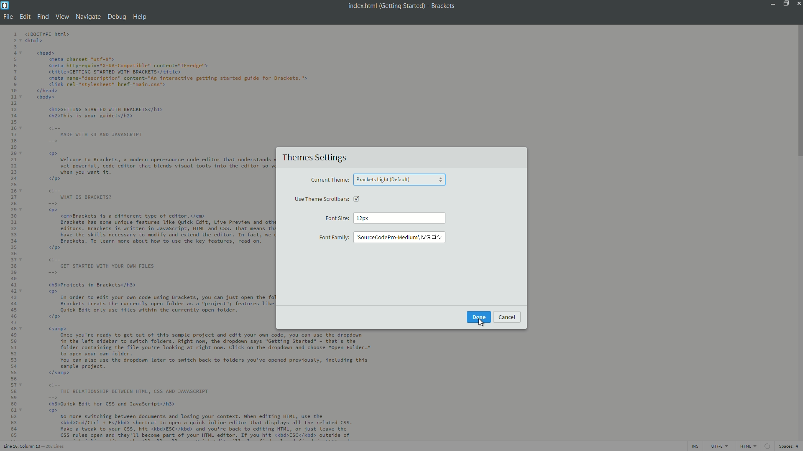 The image size is (803, 451). I want to click on file code, so click(148, 235).